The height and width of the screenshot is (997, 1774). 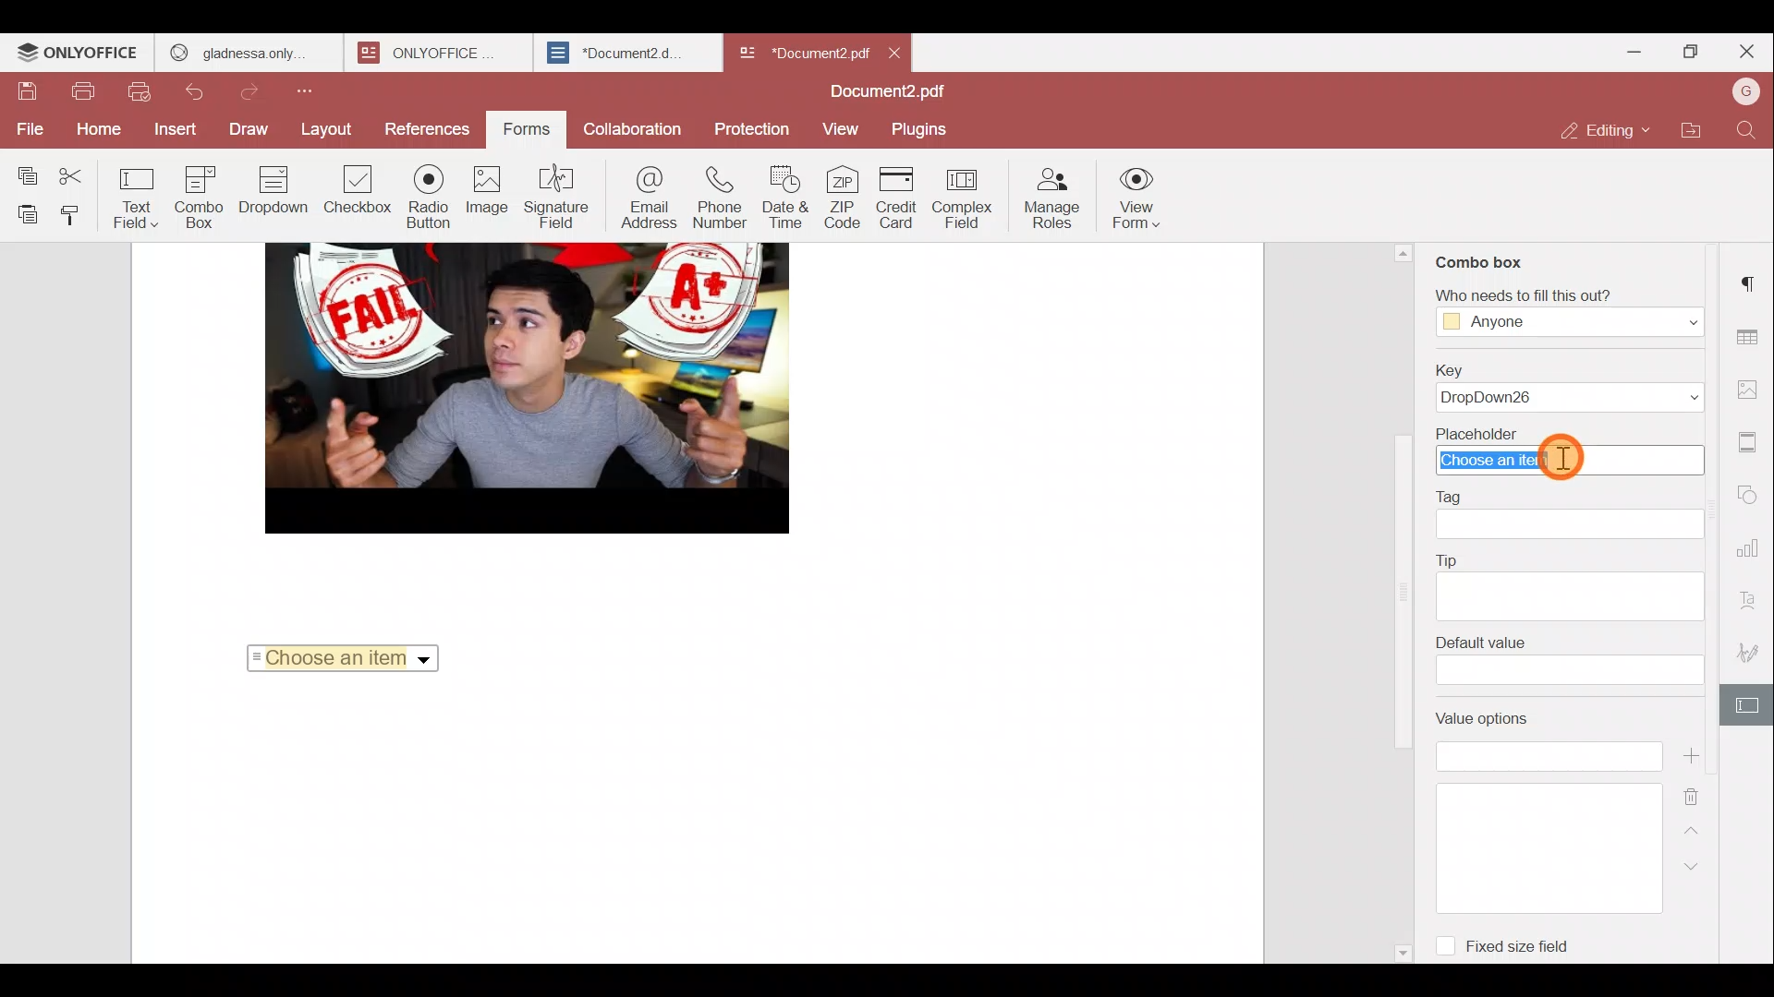 I want to click on Tag, so click(x=1573, y=514).